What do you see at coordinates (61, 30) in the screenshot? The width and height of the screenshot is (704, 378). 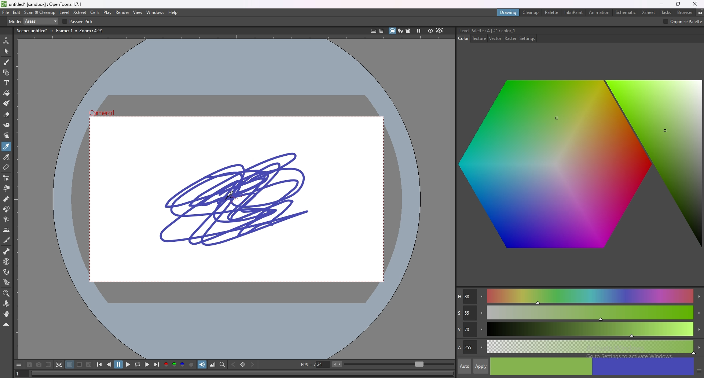 I see `description` at bounding box center [61, 30].